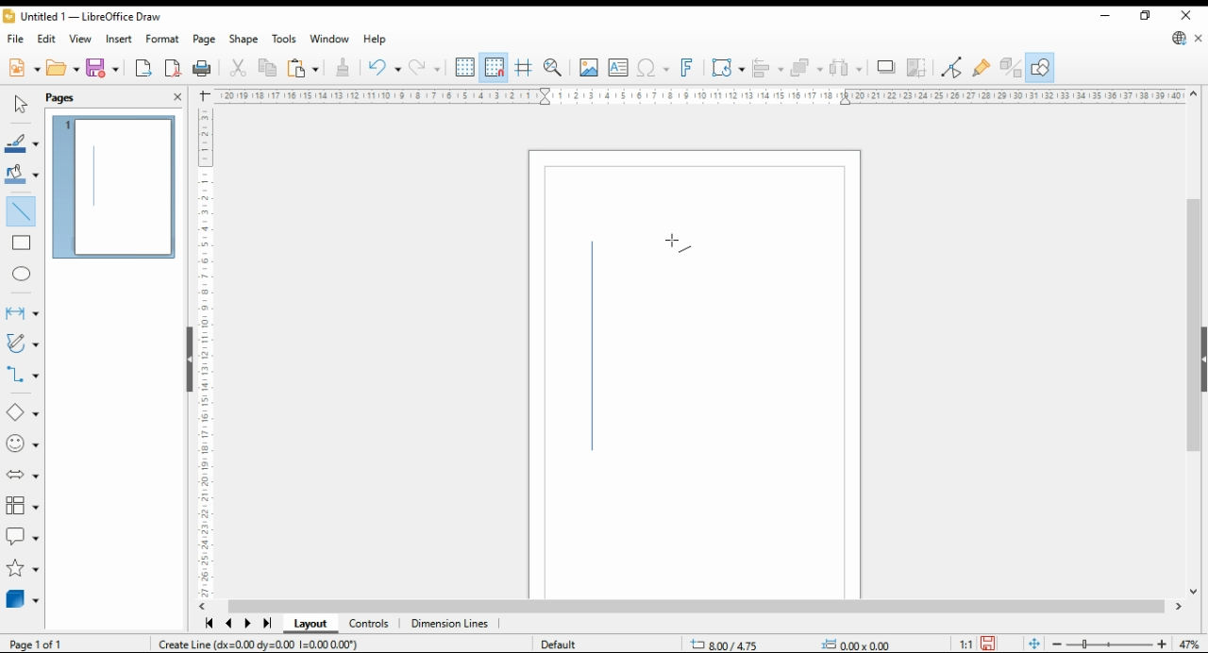 This screenshot has height=653, width=1208. Describe the element at coordinates (310, 625) in the screenshot. I see `layout` at that location.